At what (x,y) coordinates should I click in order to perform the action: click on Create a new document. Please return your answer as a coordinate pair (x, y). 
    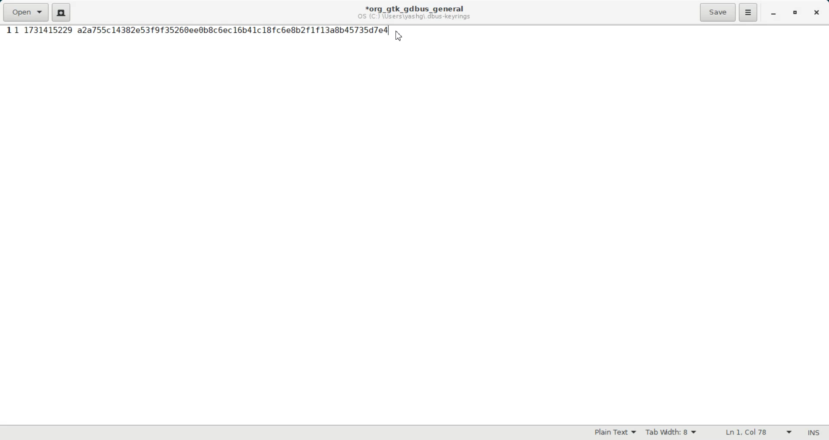
    Looking at the image, I should click on (61, 12).